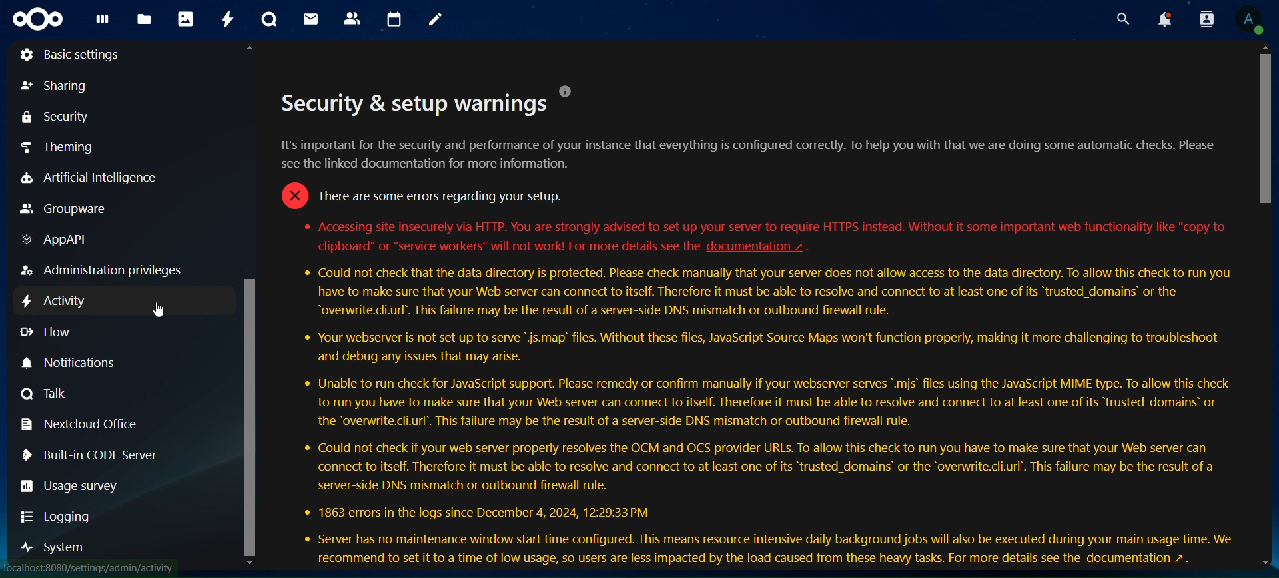 The width and height of the screenshot is (1279, 578). What do you see at coordinates (71, 486) in the screenshot?
I see `usage survey` at bounding box center [71, 486].